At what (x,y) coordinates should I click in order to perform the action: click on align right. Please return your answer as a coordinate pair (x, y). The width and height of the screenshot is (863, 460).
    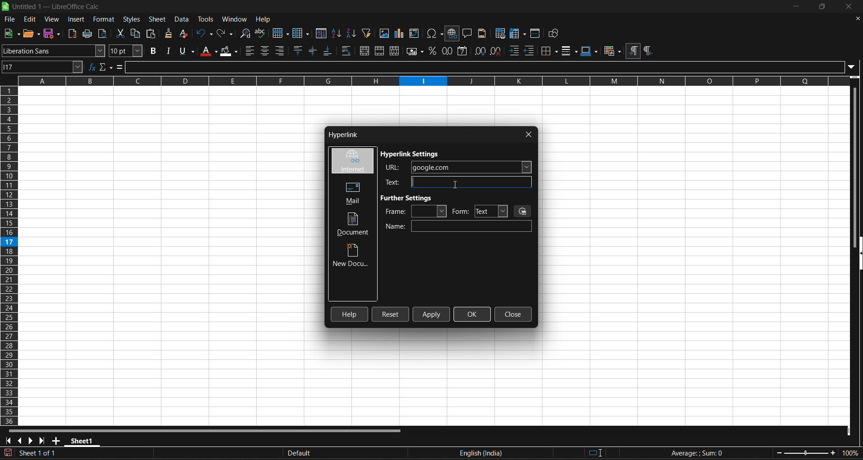
    Looking at the image, I should click on (280, 51).